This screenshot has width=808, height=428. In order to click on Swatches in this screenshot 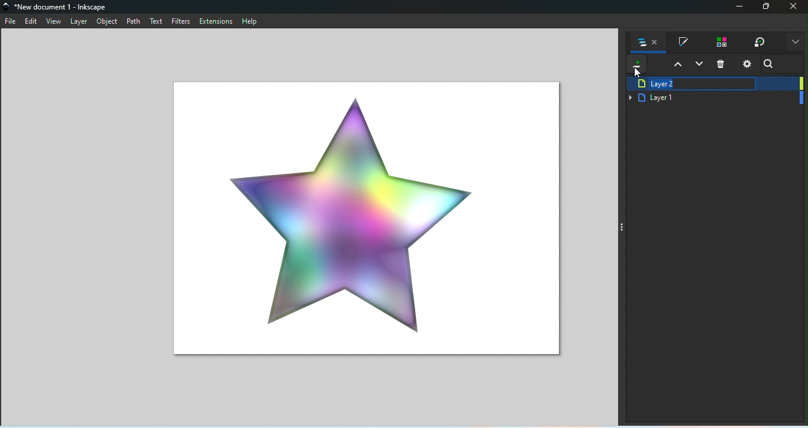, I will do `click(720, 43)`.